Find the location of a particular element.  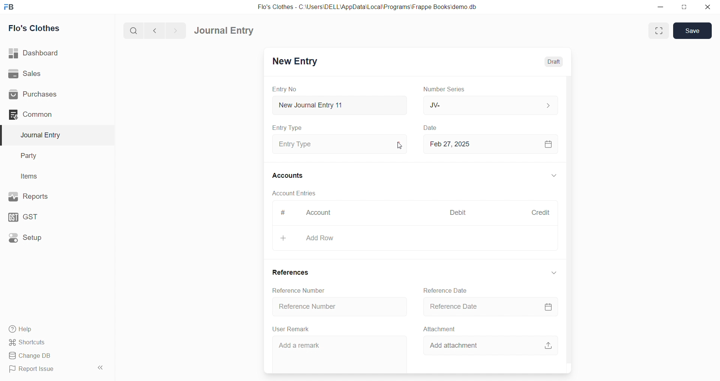

Setup is located at coordinates (43, 239).